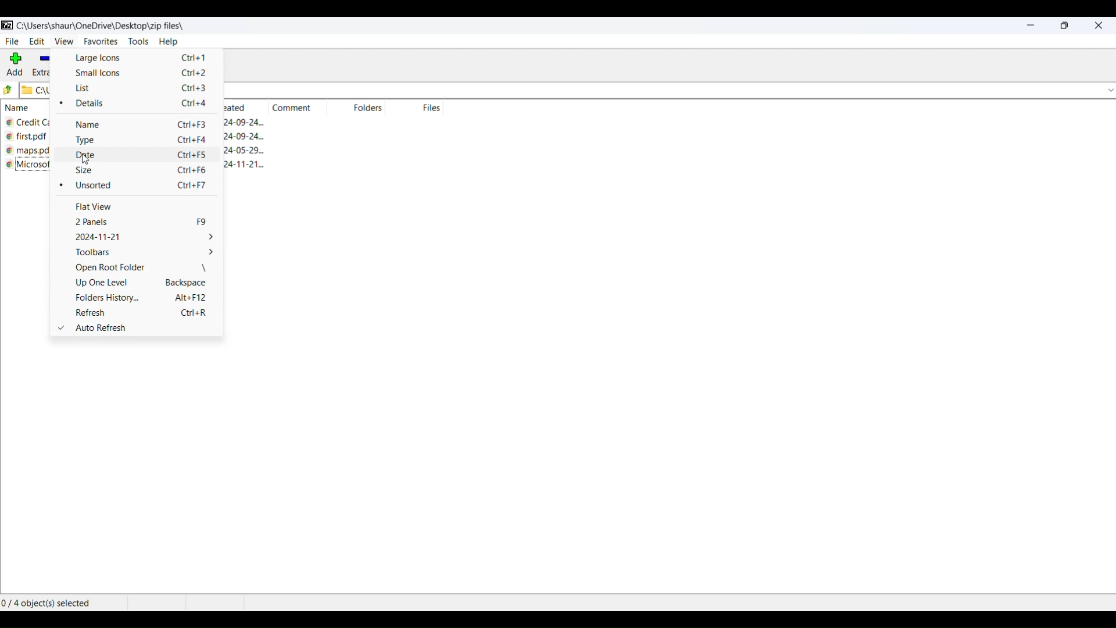  What do you see at coordinates (141, 330) in the screenshot?
I see `auto refresh` at bounding box center [141, 330].